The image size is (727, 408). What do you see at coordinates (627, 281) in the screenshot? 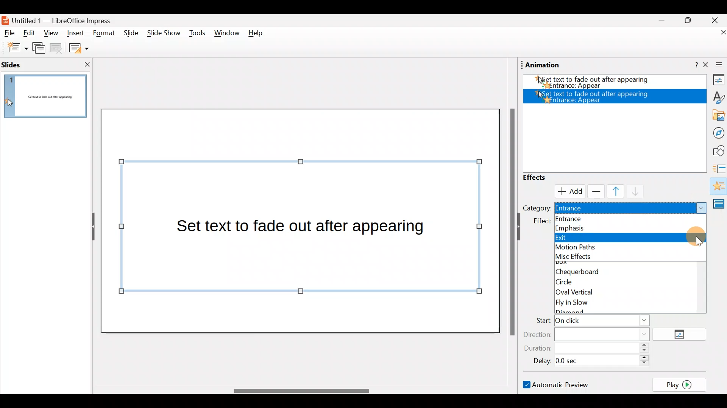
I see `Circle` at bounding box center [627, 281].